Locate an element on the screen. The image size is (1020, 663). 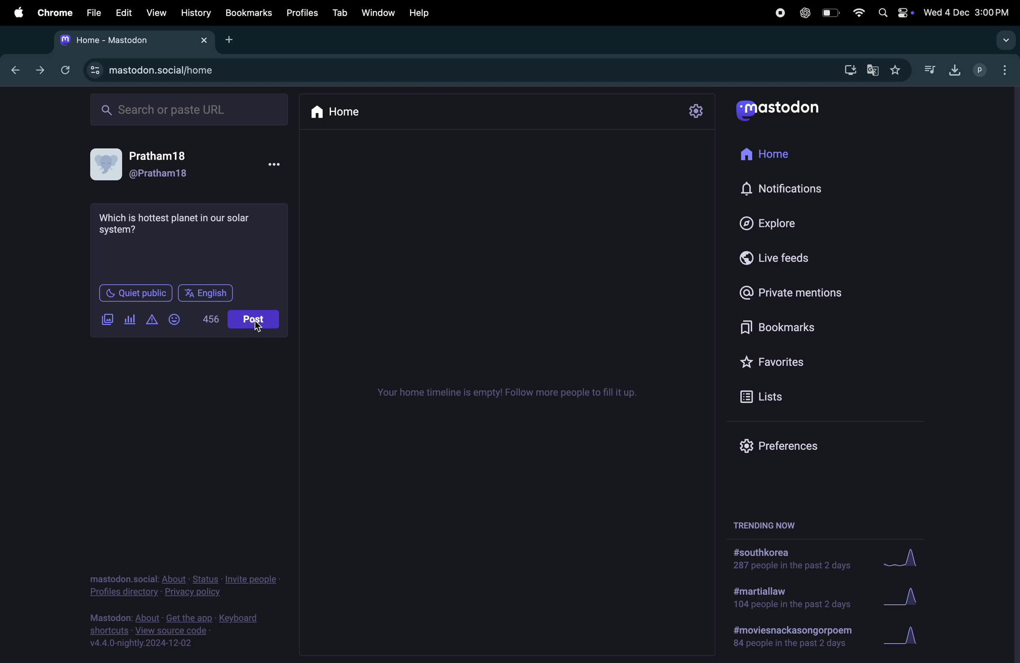
record is located at coordinates (780, 13).